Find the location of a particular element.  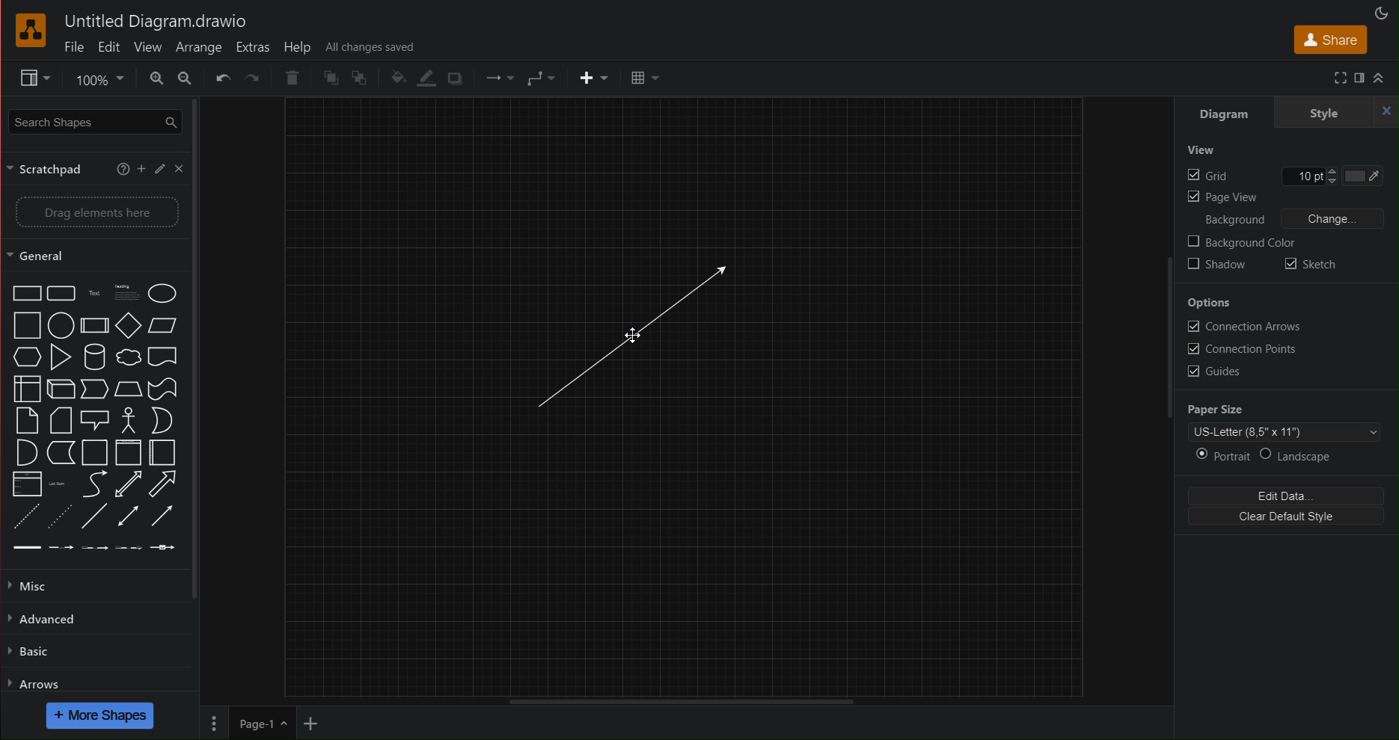

More Shapes is located at coordinates (101, 715).